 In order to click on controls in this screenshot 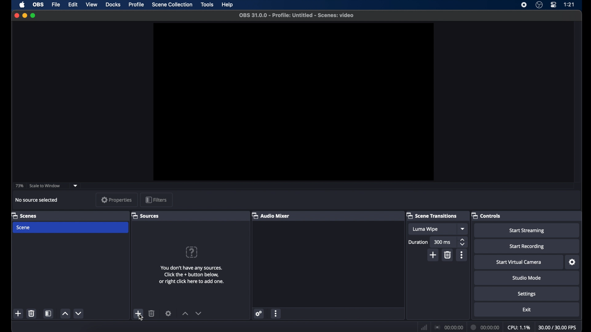, I will do `click(487, 215)`.